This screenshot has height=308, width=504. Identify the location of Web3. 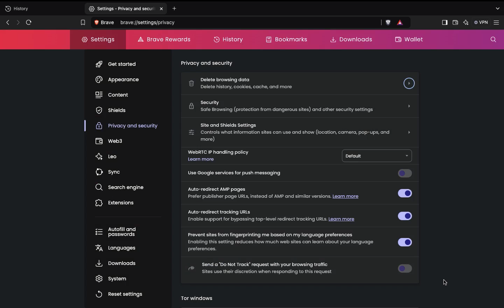
(110, 141).